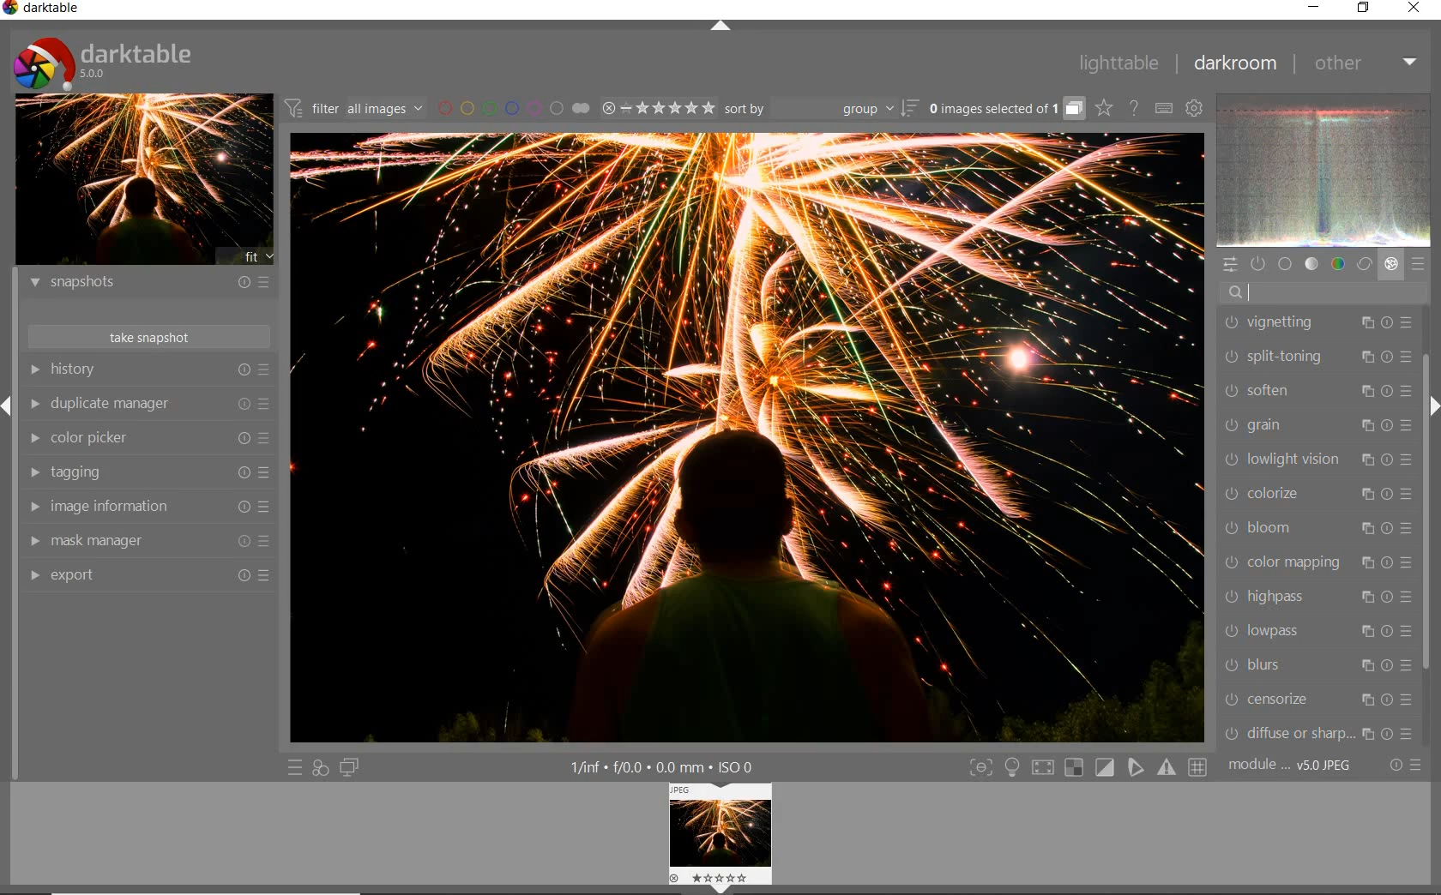  What do you see at coordinates (657, 109) in the screenshot?
I see `range ratings for selected images` at bounding box center [657, 109].